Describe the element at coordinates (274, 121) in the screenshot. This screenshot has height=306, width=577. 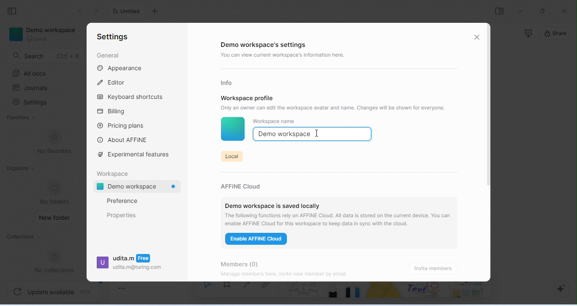
I see `workspace name` at that location.